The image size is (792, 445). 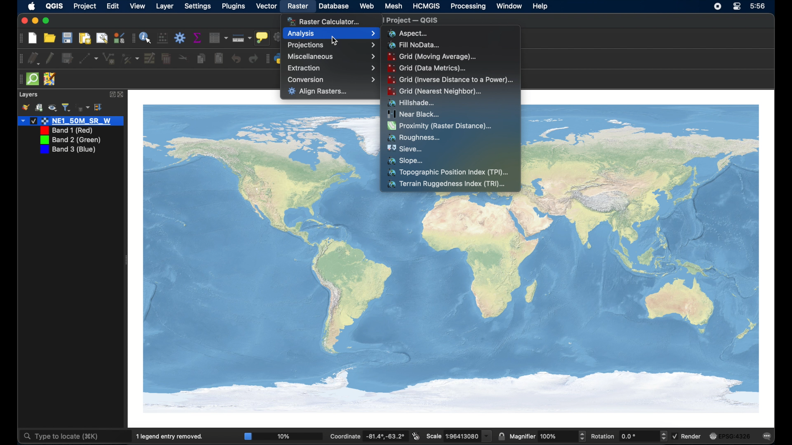 What do you see at coordinates (71, 121) in the screenshot?
I see `layer1` at bounding box center [71, 121].